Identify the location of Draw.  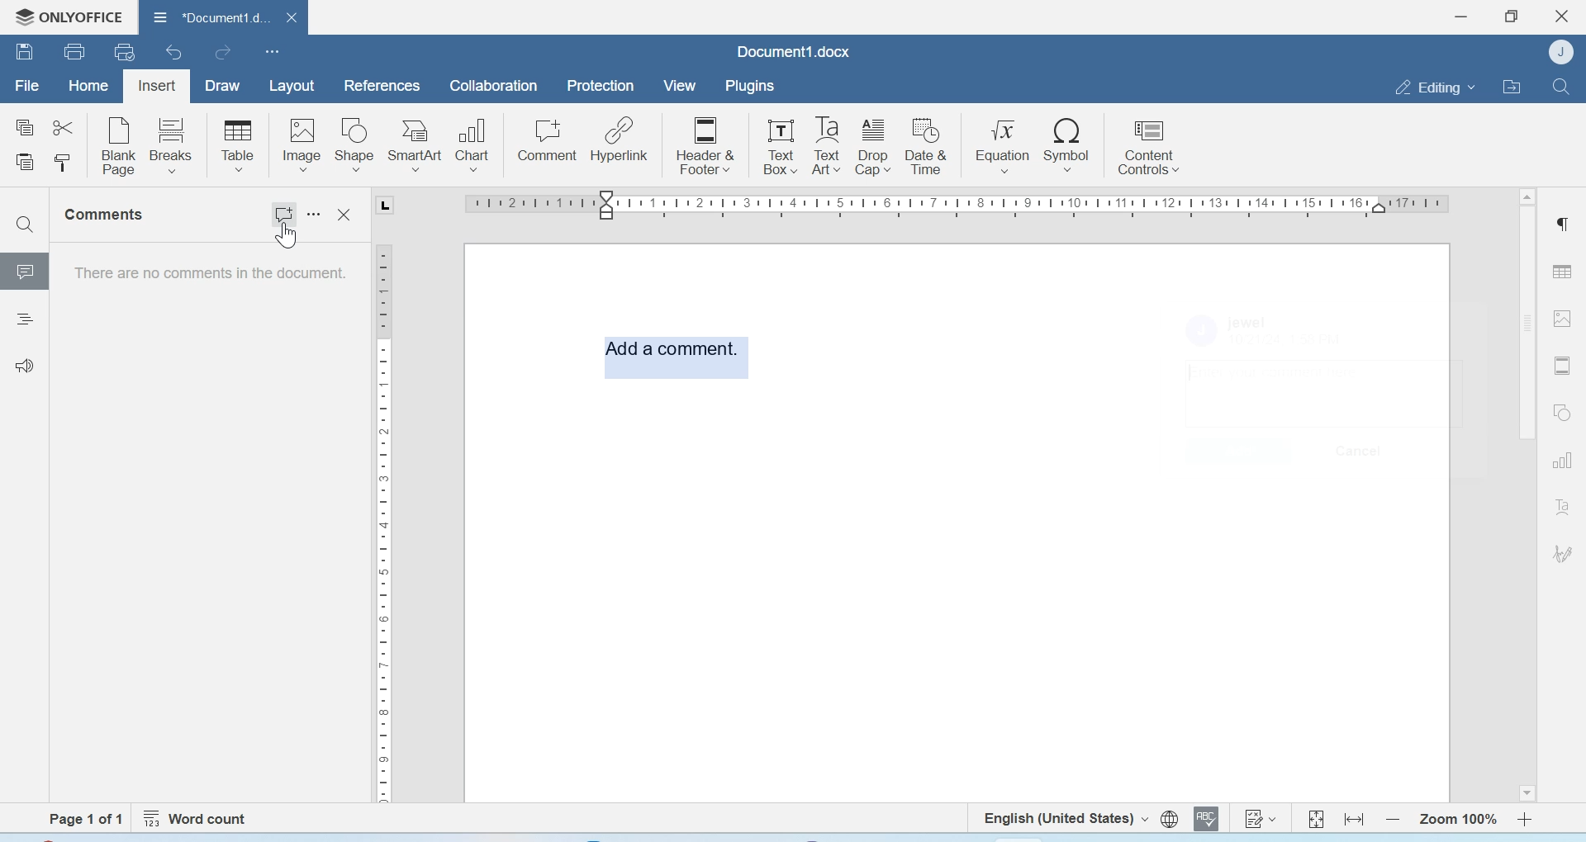
(223, 87).